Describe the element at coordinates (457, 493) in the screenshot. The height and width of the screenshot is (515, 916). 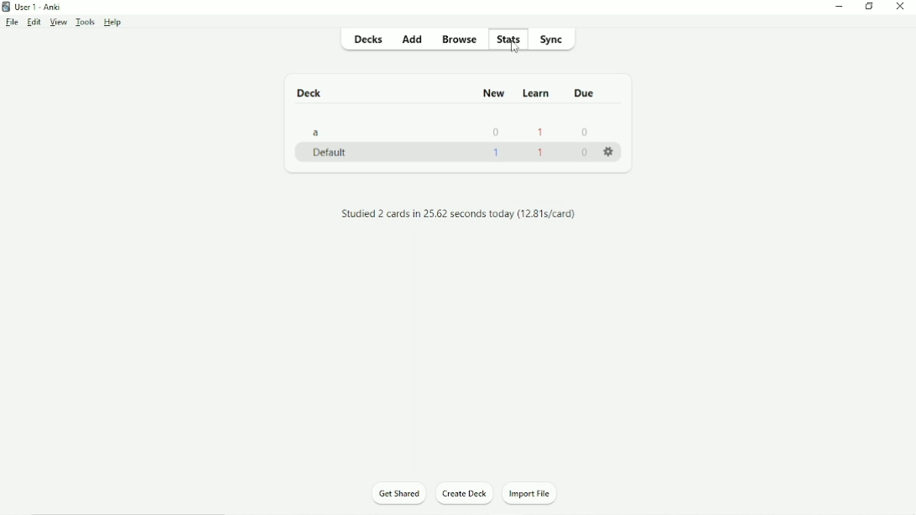
I see `Create deck` at that location.